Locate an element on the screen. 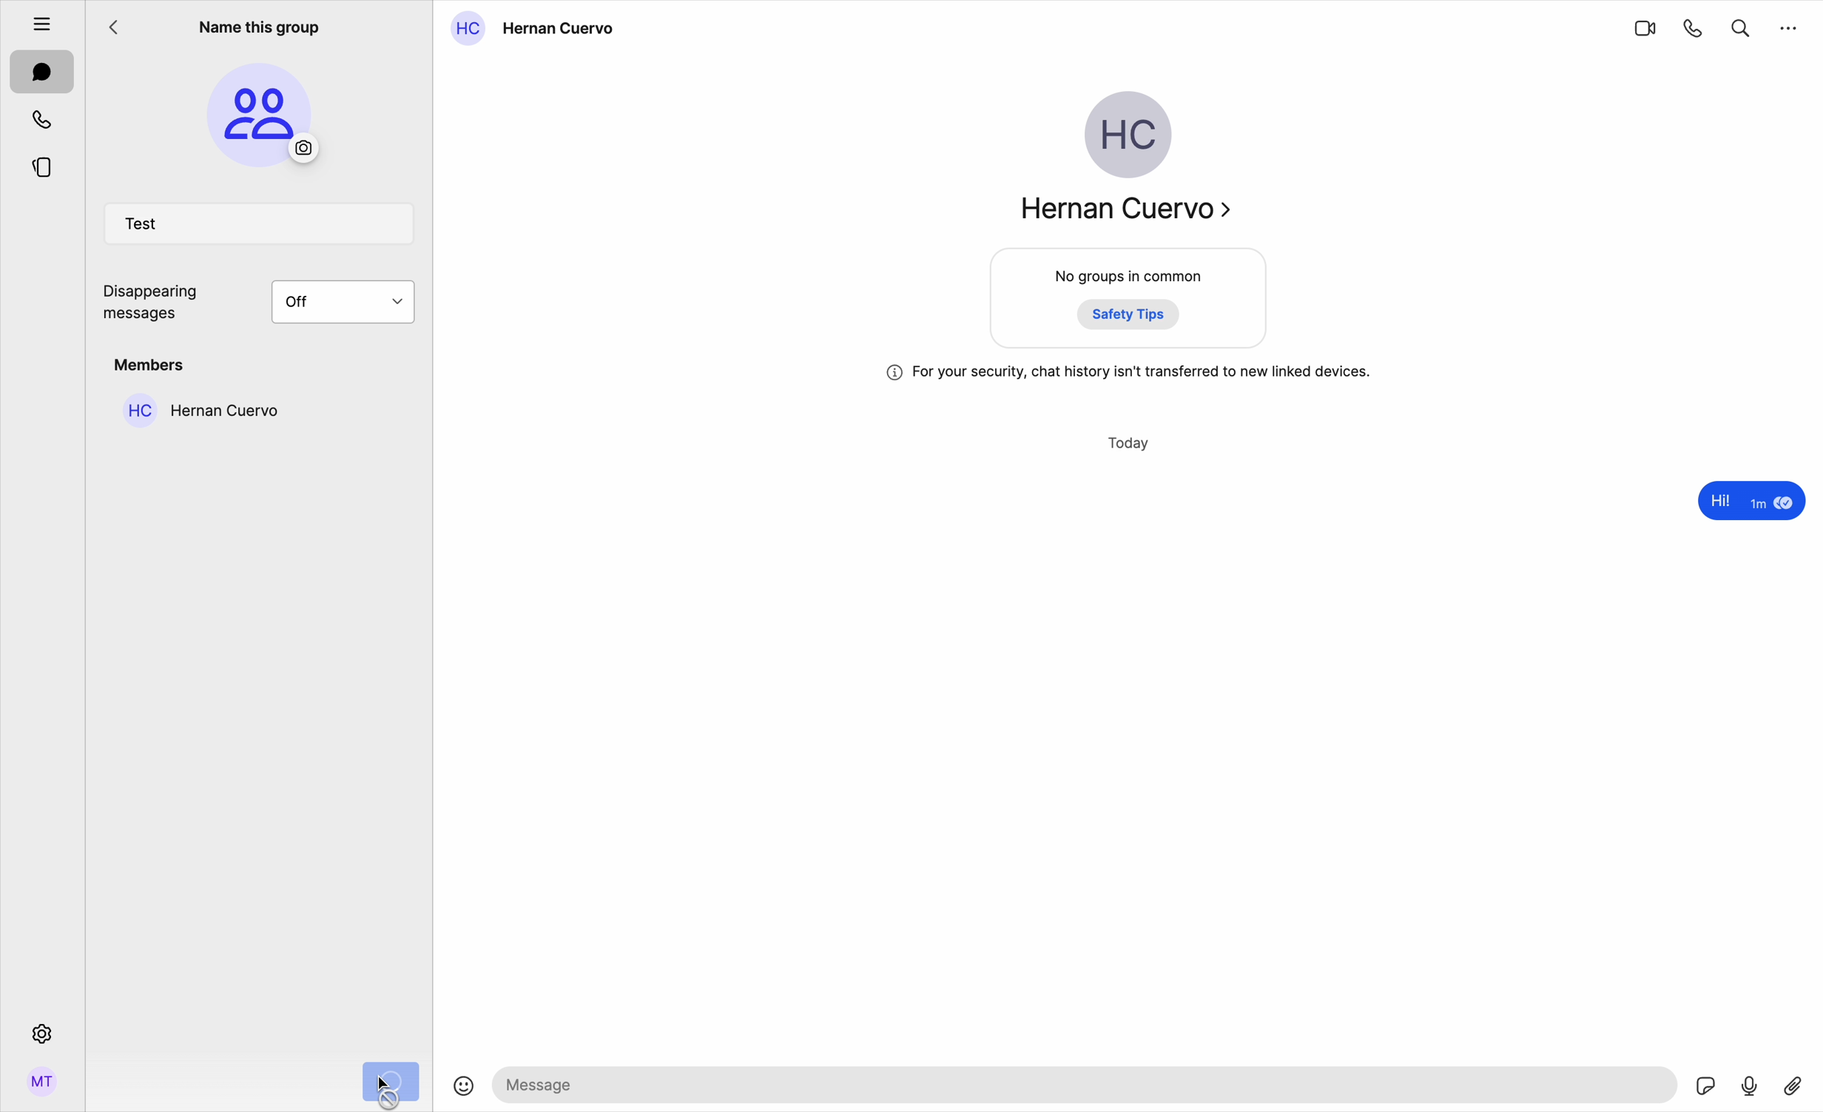 The width and height of the screenshot is (1823, 1112). safety message is located at coordinates (1129, 373).